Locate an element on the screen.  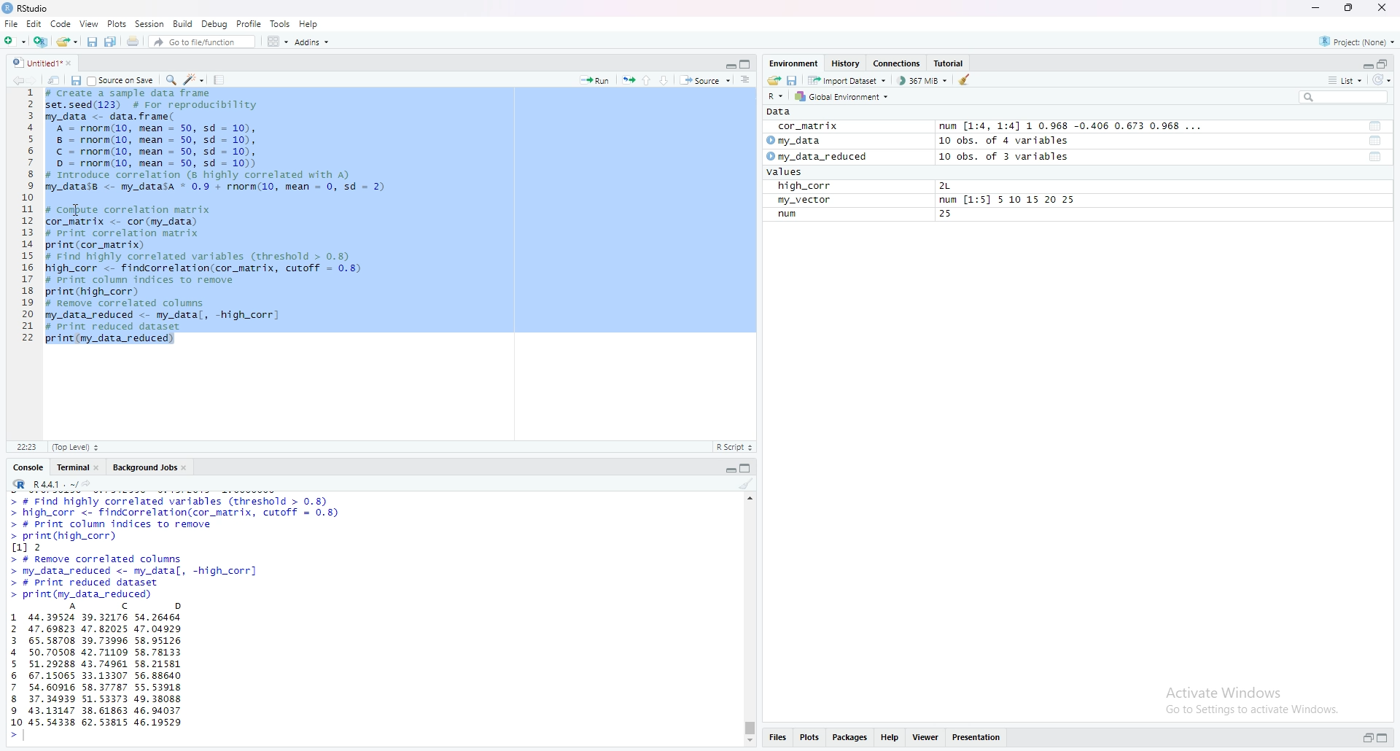
1 2 3 4 5 6 7 8 9 10 11 12 13 14 15 16 17 18 19 20 21 22 is located at coordinates (28, 216).